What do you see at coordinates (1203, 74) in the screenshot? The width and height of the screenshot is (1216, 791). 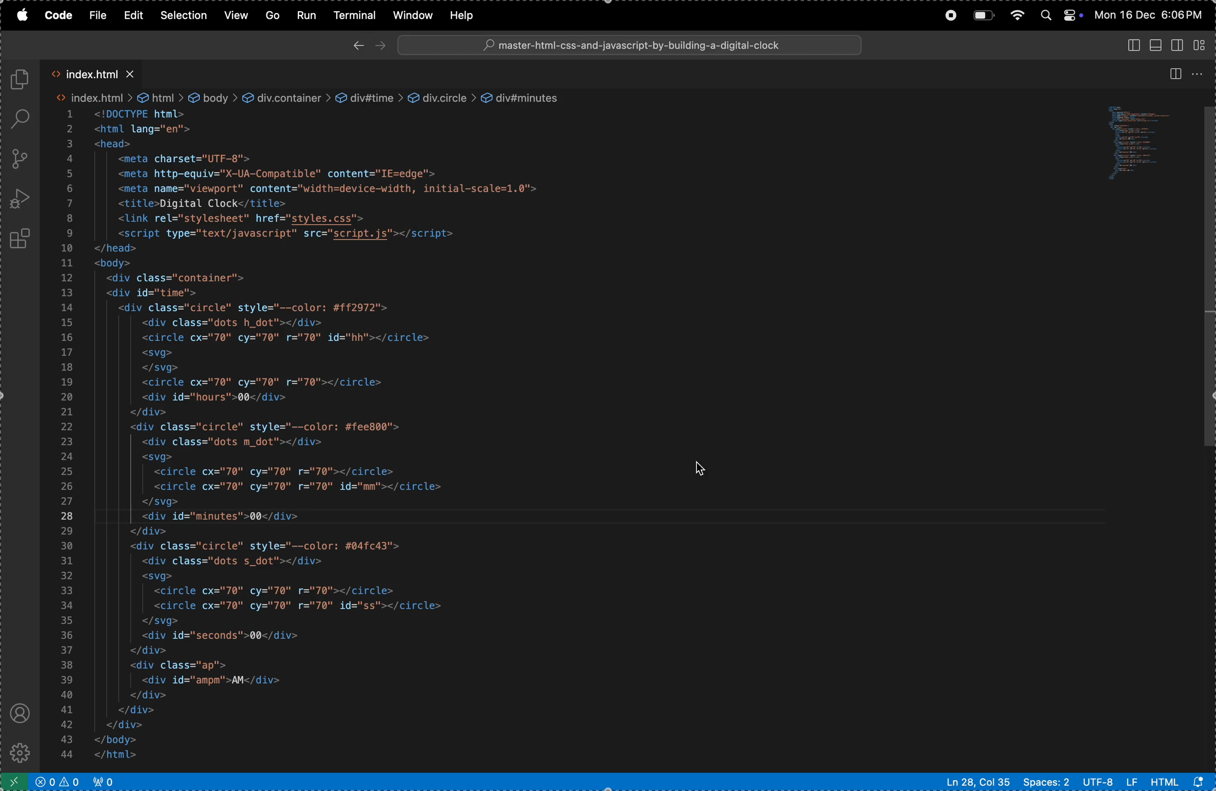 I see `option` at bounding box center [1203, 74].